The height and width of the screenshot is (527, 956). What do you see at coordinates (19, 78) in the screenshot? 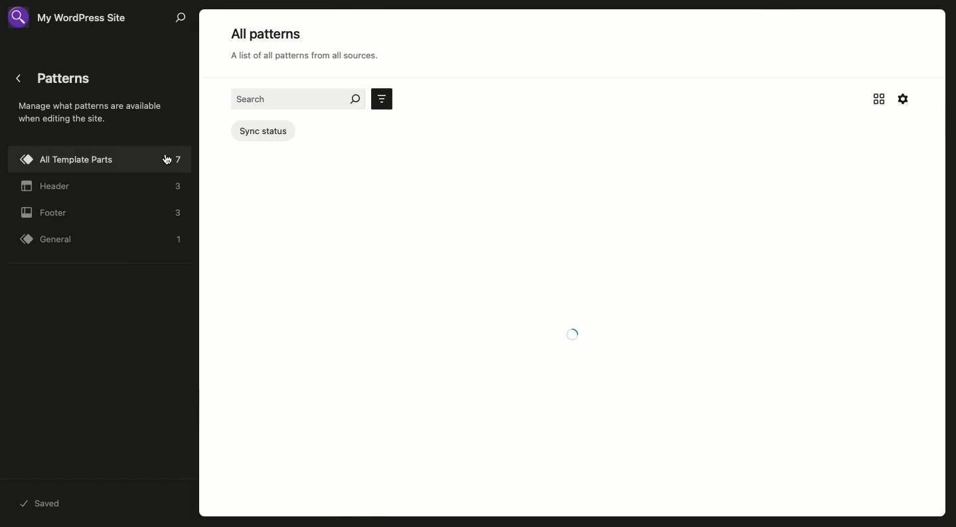
I see `Back` at bounding box center [19, 78].